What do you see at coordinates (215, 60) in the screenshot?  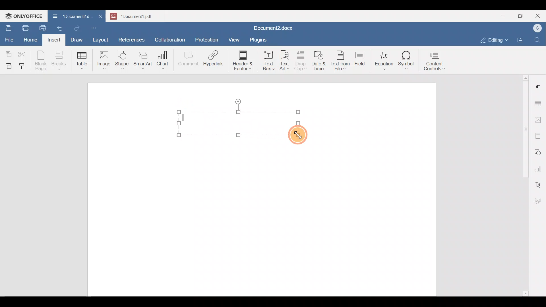 I see `Hyperlink` at bounding box center [215, 60].